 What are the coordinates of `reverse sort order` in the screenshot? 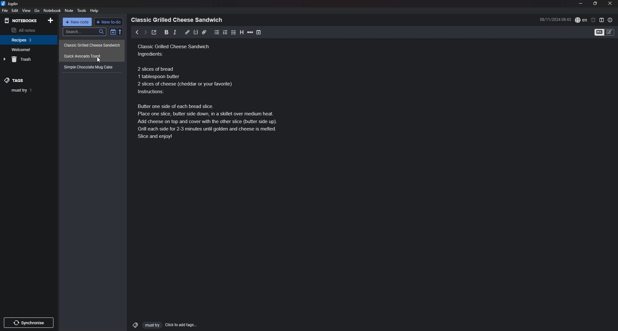 It's located at (121, 32).